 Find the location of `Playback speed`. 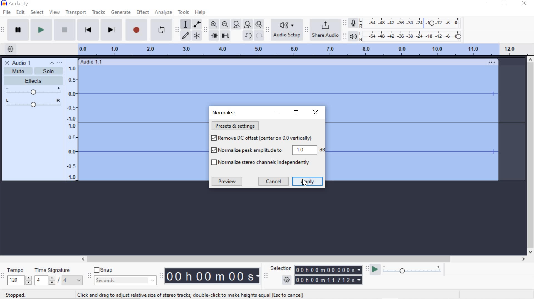

Playback speed is located at coordinates (414, 270).